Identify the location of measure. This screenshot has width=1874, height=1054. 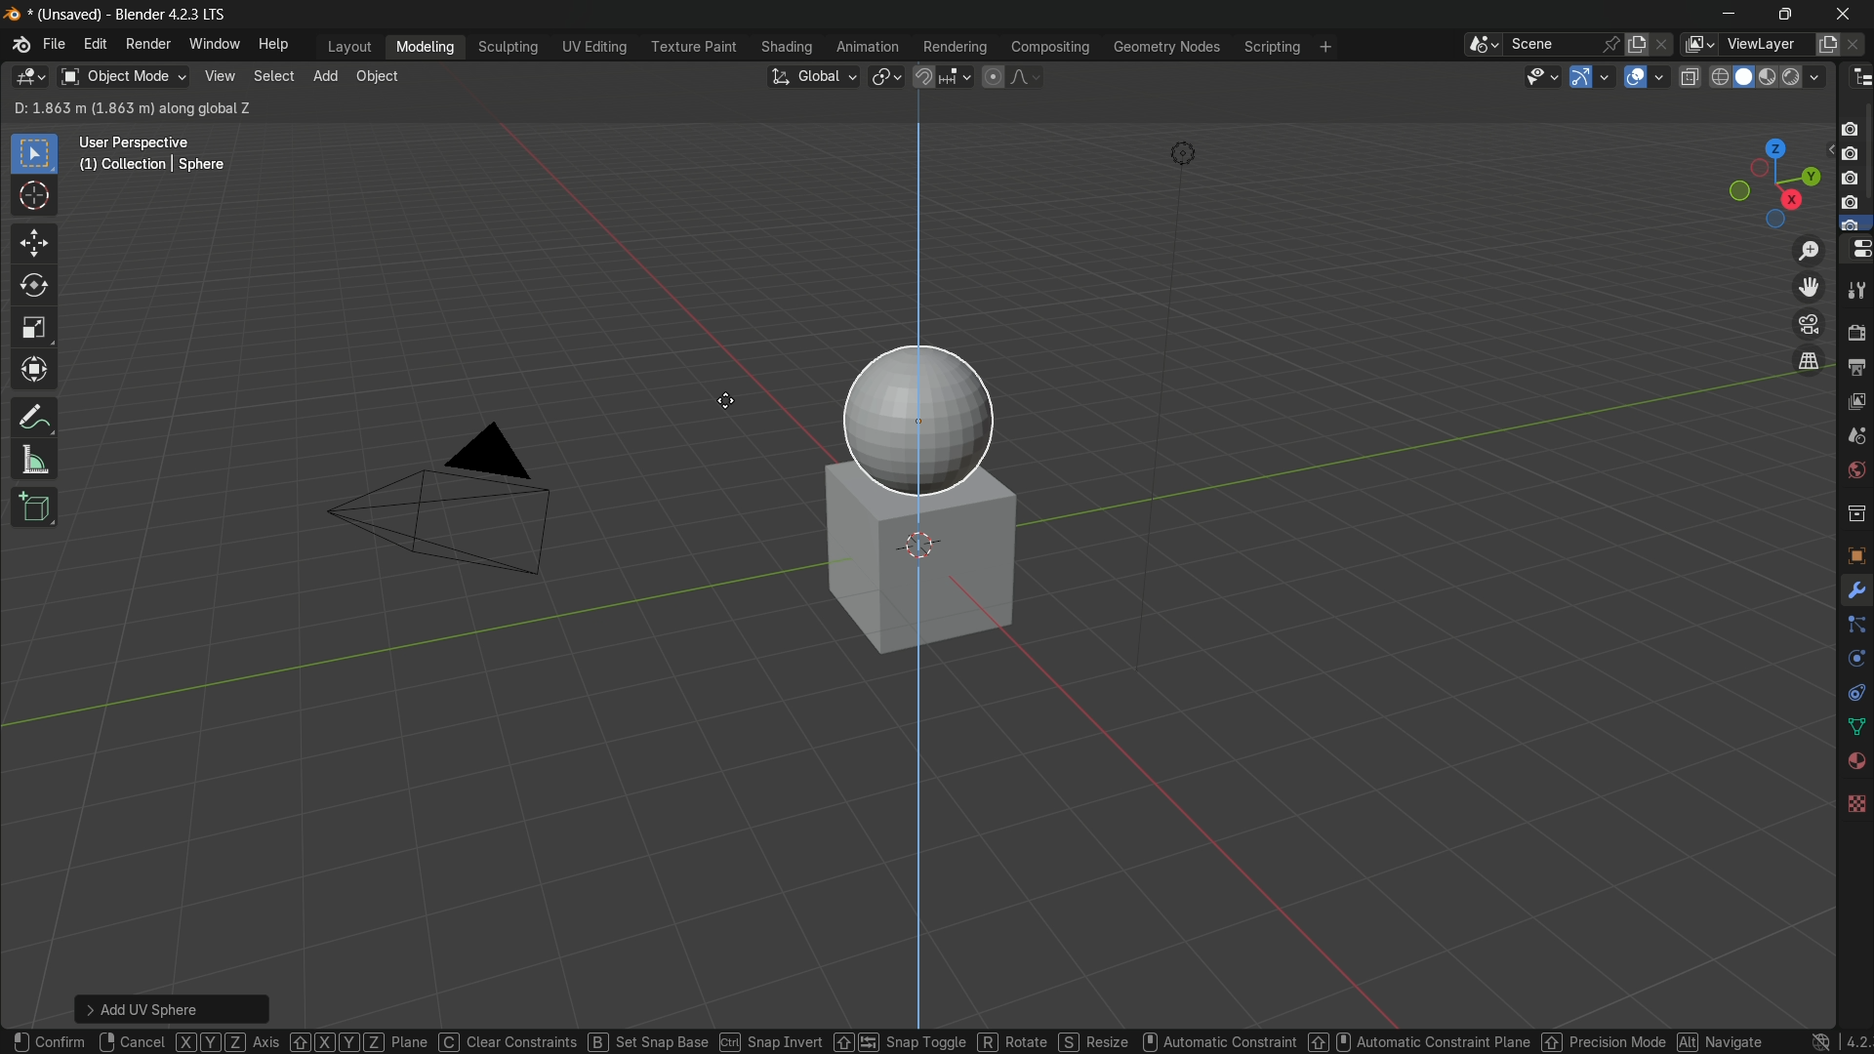
(36, 462).